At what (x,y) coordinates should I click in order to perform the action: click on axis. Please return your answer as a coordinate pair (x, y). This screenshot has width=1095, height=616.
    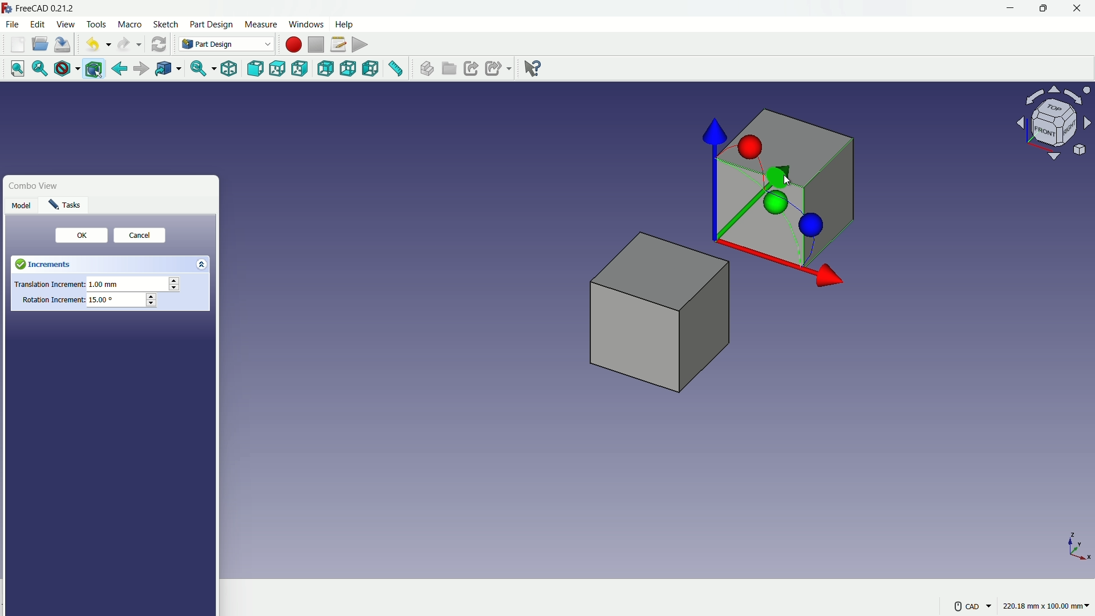
    Looking at the image, I should click on (1079, 546).